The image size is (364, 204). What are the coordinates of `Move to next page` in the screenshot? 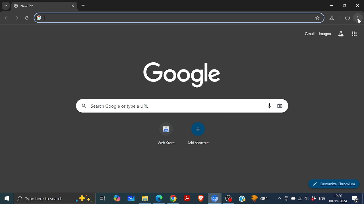 It's located at (17, 18).